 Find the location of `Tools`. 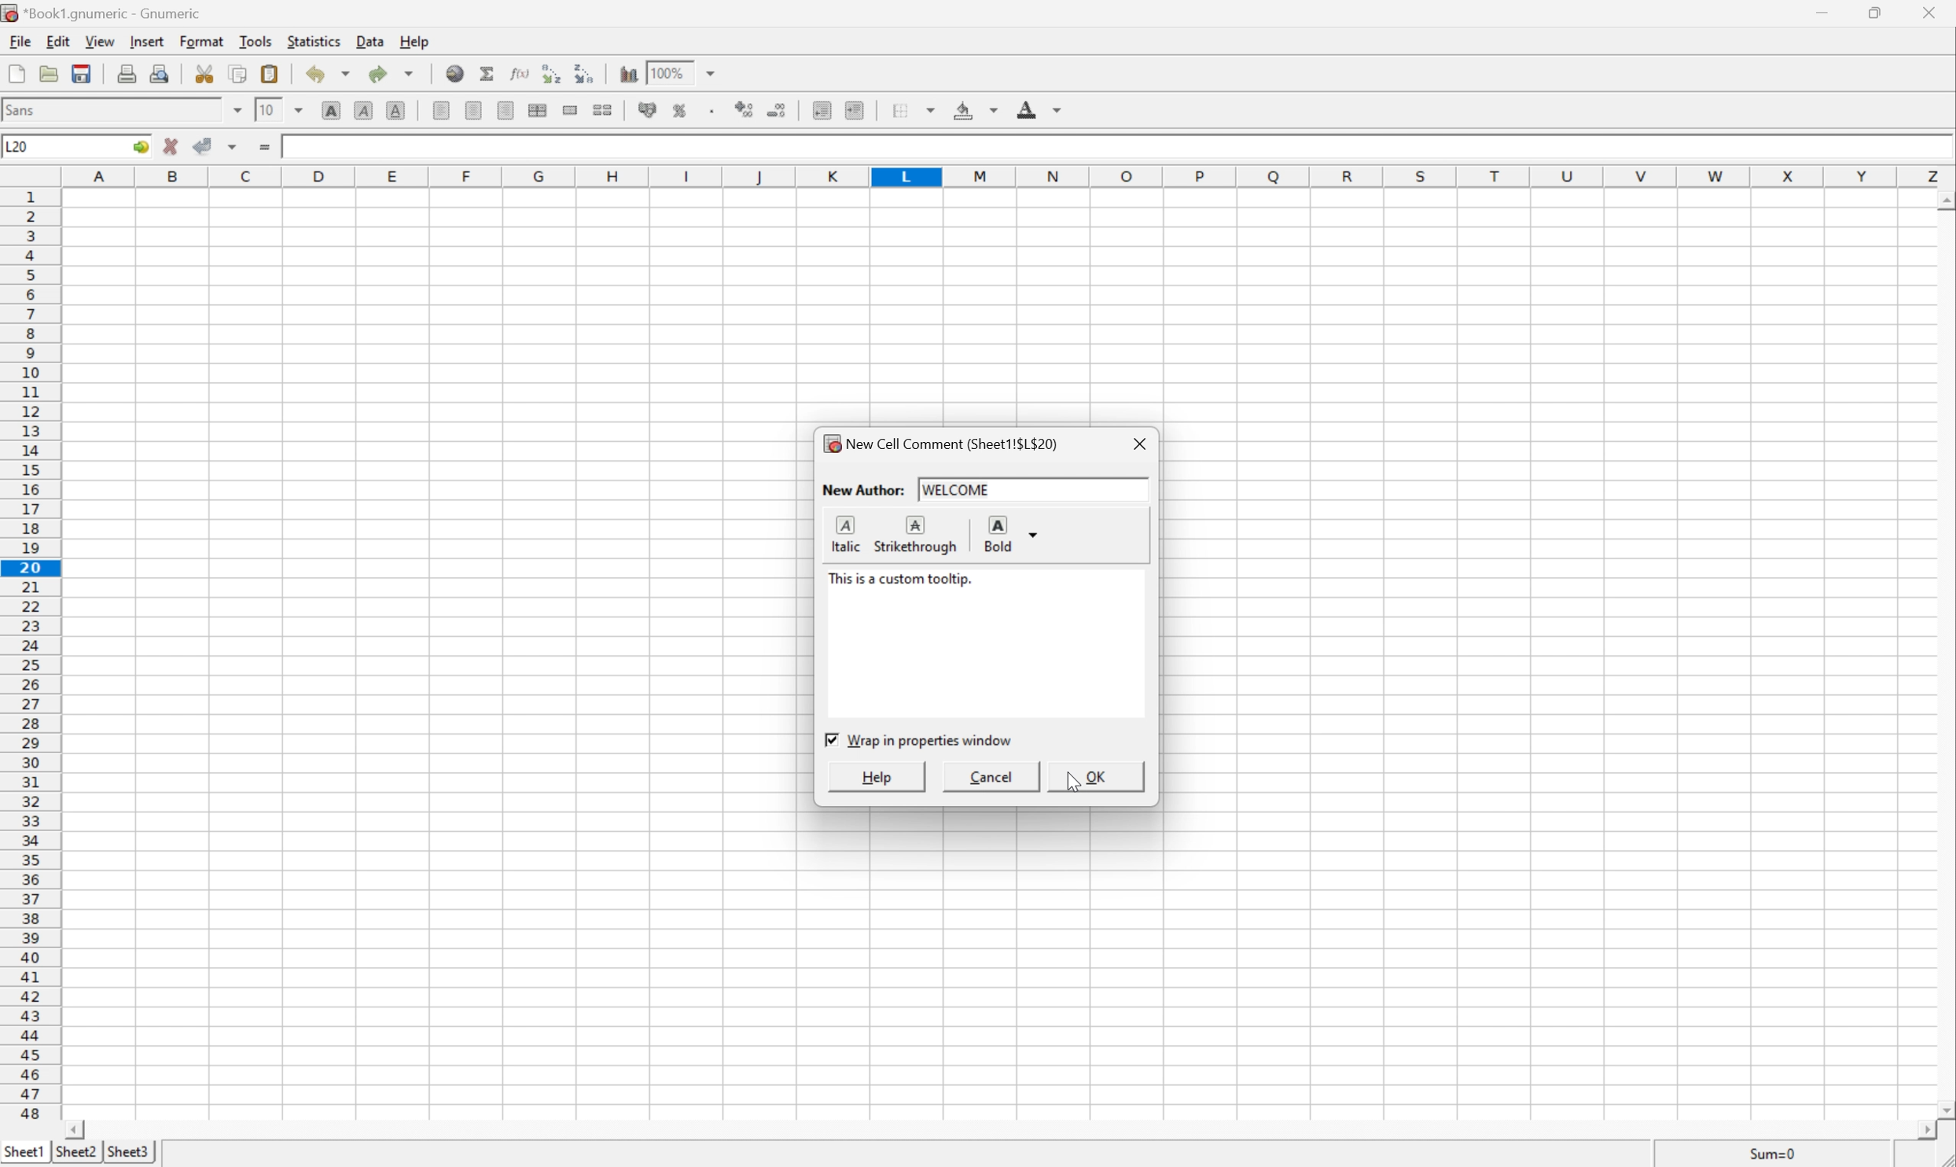

Tools is located at coordinates (255, 39).